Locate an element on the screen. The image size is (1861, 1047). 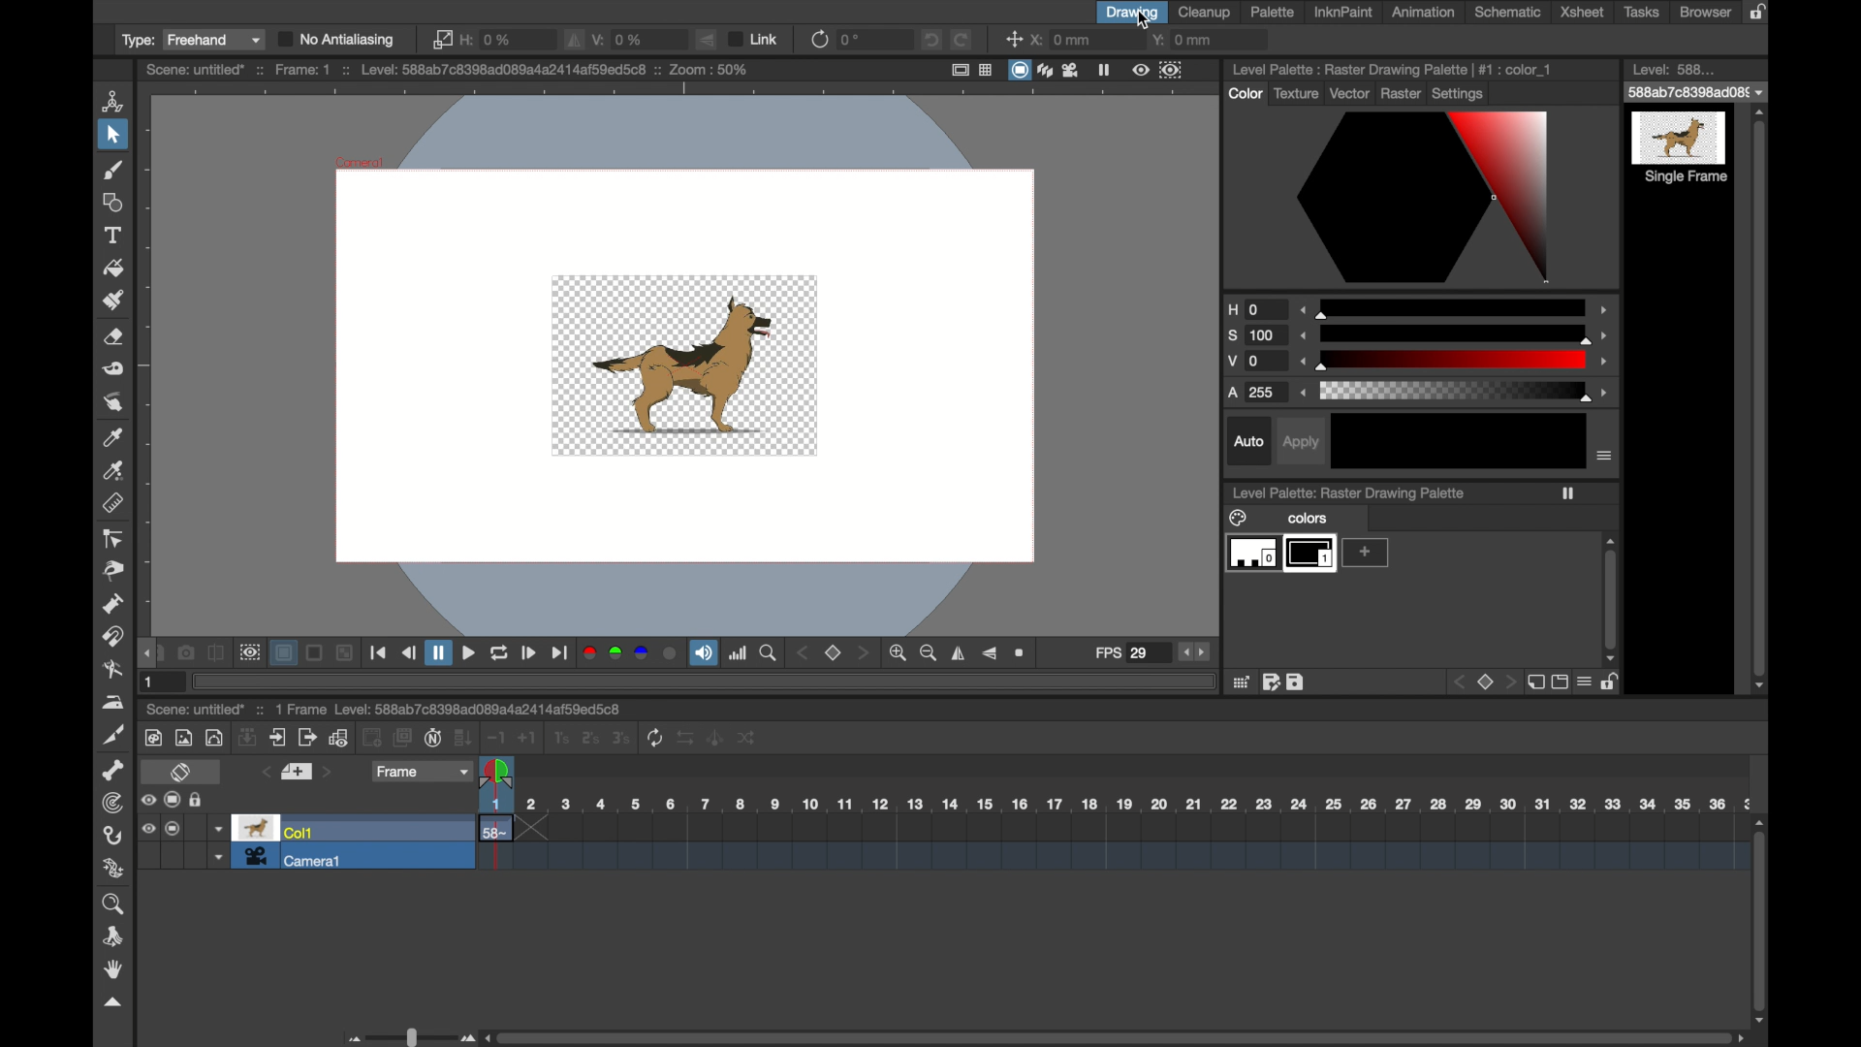
zoom is located at coordinates (115, 905).